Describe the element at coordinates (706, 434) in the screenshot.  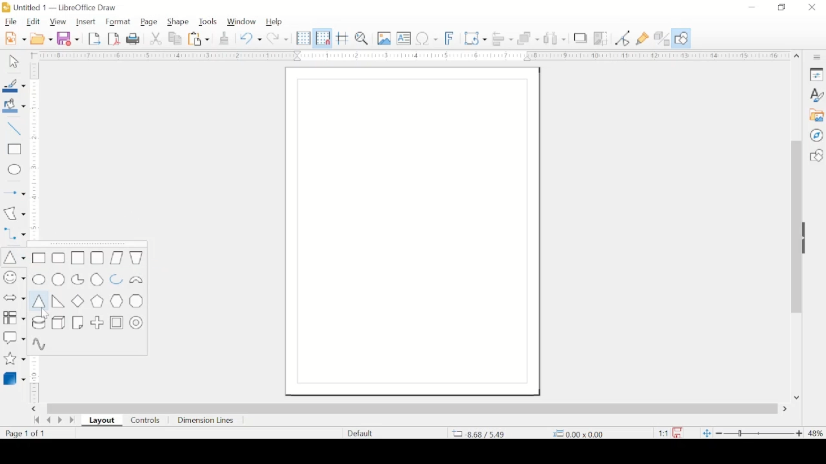
I see `fit to current window` at that location.